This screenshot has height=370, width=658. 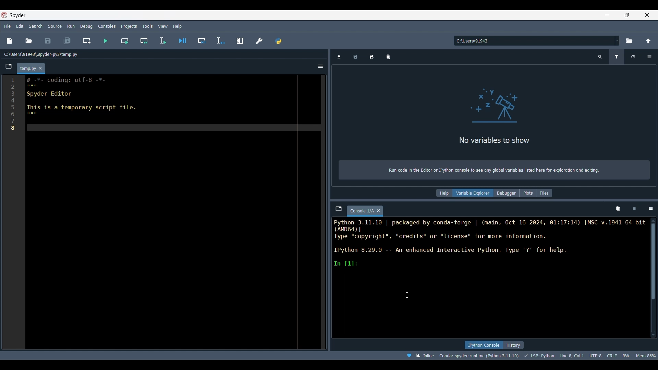 I want to click on Files, so click(x=545, y=193).